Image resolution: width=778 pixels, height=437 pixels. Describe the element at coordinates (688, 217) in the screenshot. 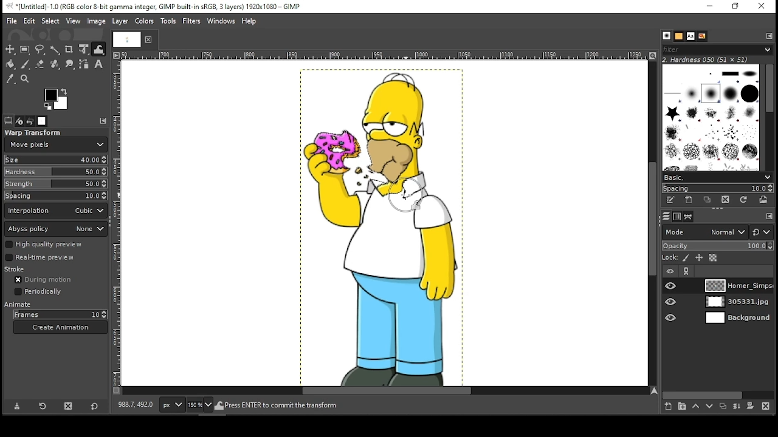

I see `paths` at that location.